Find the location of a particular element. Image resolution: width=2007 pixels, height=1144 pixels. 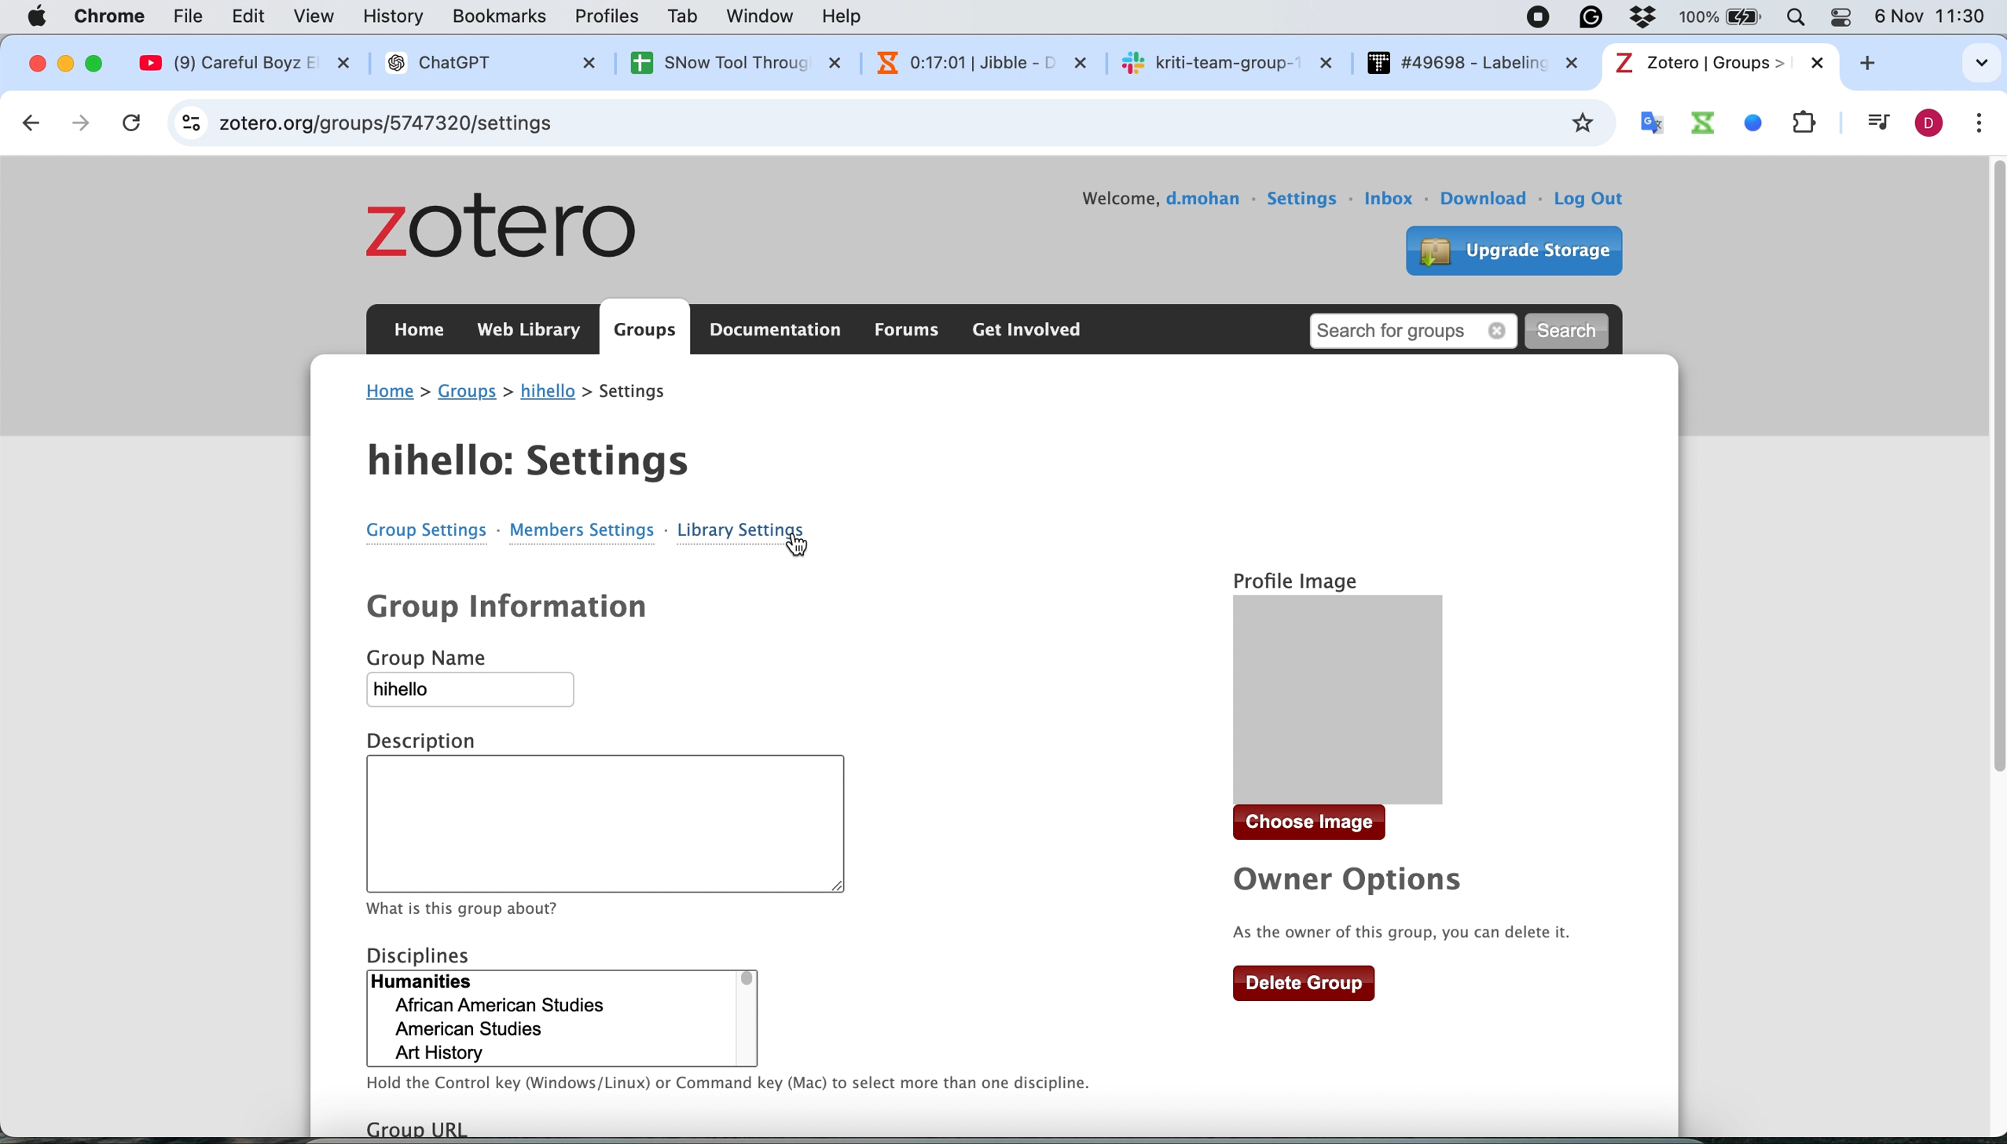

download is located at coordinates (1487, 198).